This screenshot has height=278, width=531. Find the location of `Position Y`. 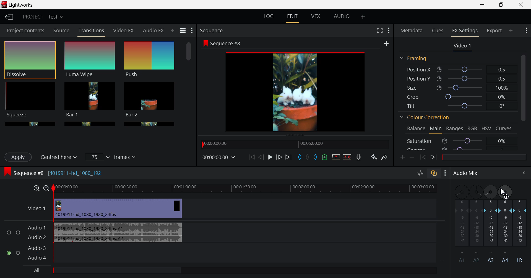

Position Y is located at coordinates (457, 77).